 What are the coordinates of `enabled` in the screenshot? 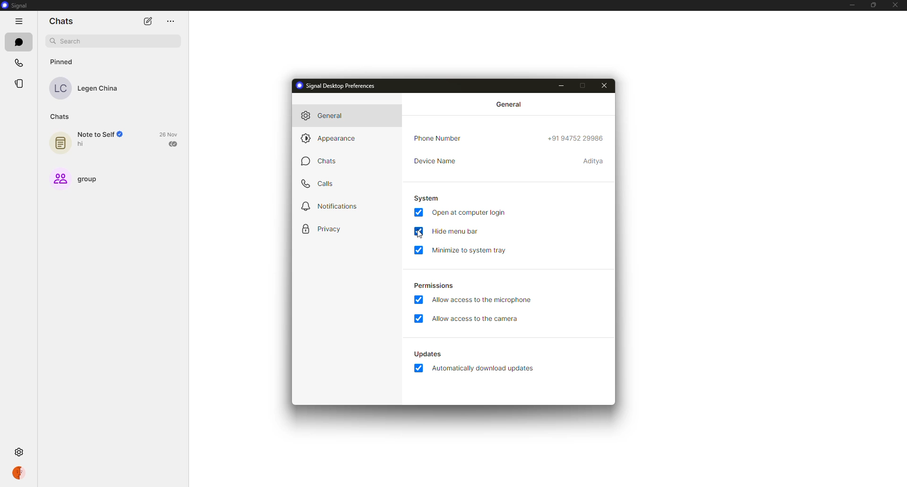 It's located at (419, 212).